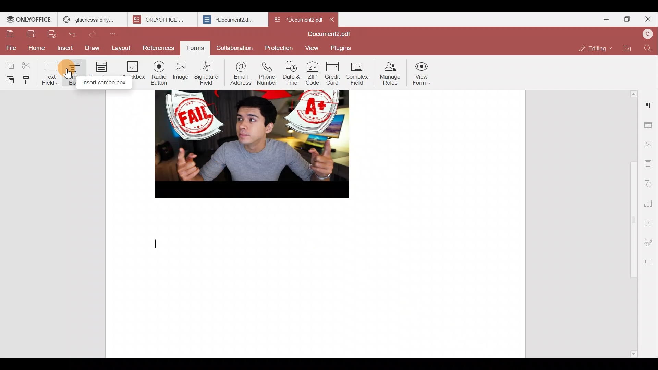 This screenshot has width=658, height=370. What do you see at coordinates (103, 65) in the screenshot?
I see `Dropdown` at bounding box center [103, 65].